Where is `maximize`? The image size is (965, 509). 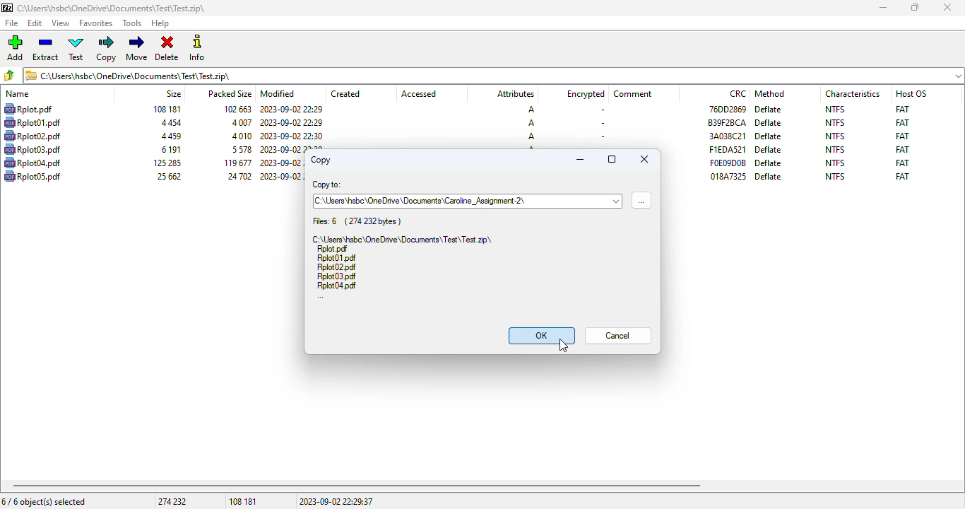
maximize is located at coordinates (612, 159).